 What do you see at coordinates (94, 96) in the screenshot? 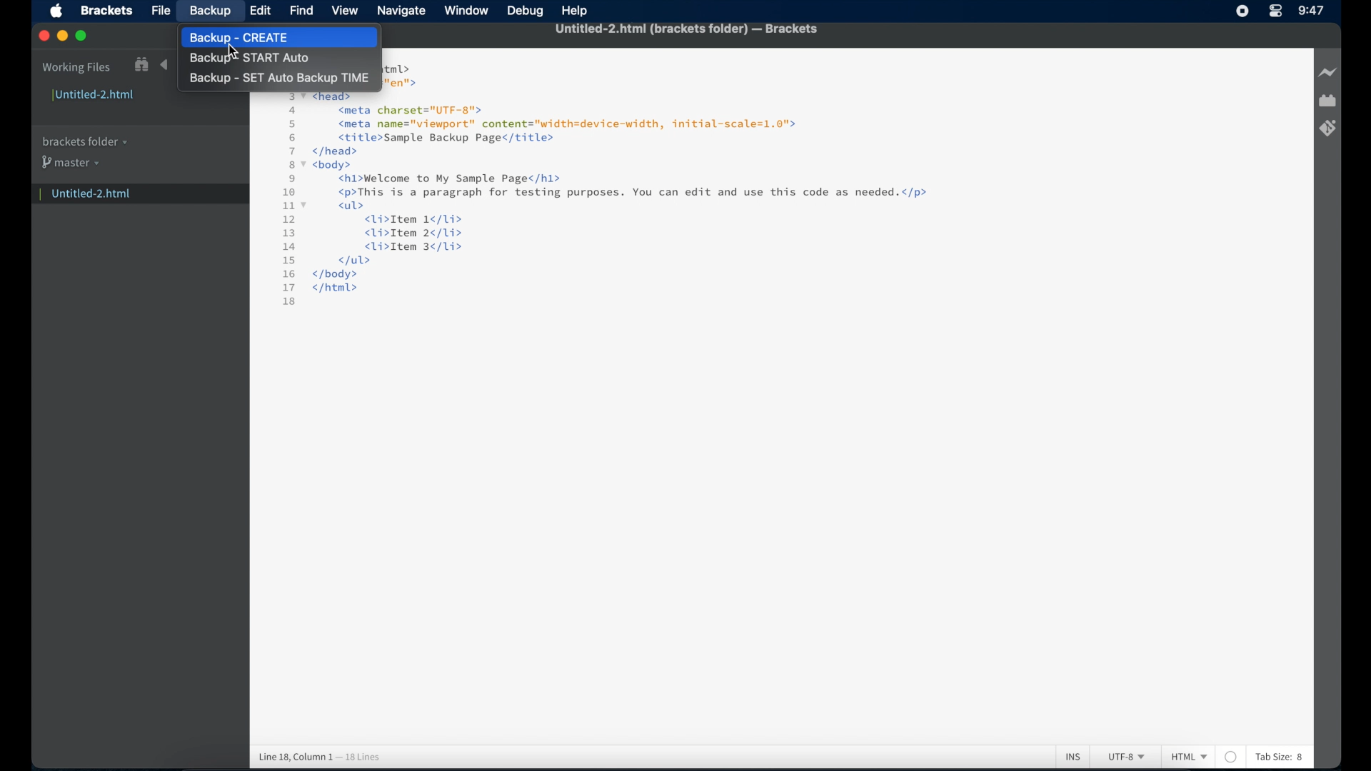
I see `untitled-2.html` at bounding box center [94, 96].